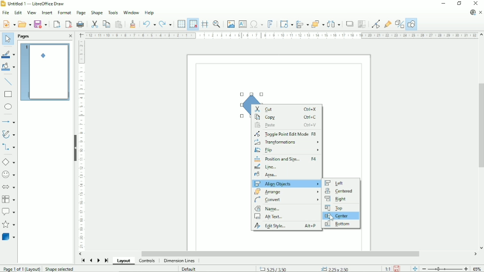 The width and height of the screenshot is (484, 272). What do you see at coordinates (9, 54) in the screenshot?
I see `Line color` at bounding box center [9, 54].